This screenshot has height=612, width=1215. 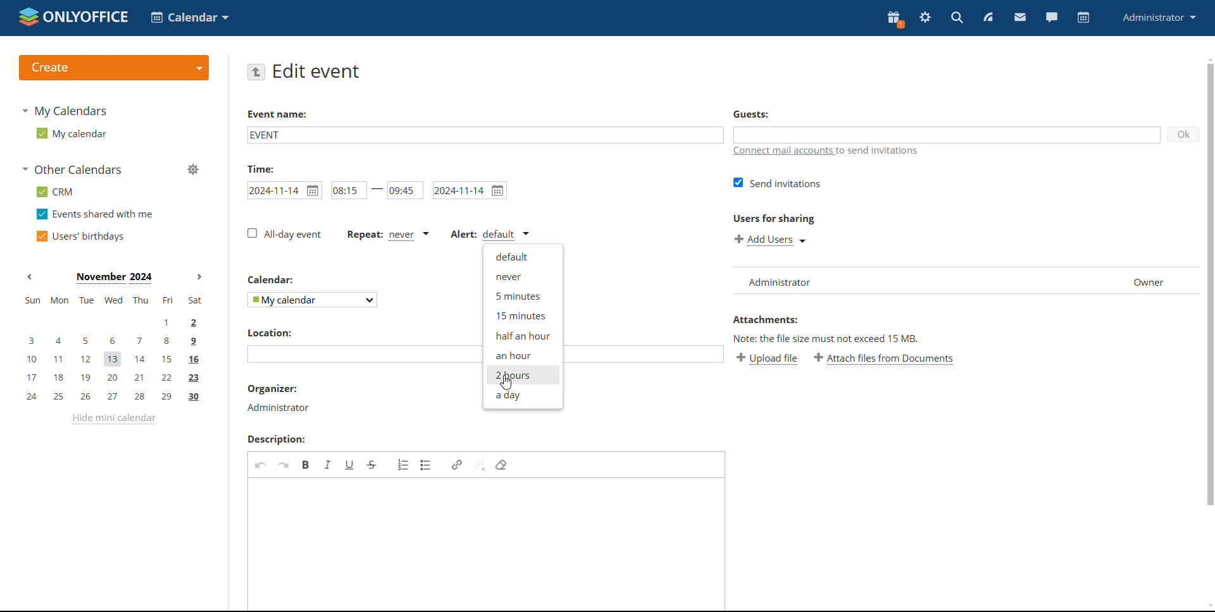 I want to click on users' birthdays, so click(x=79, y=236).